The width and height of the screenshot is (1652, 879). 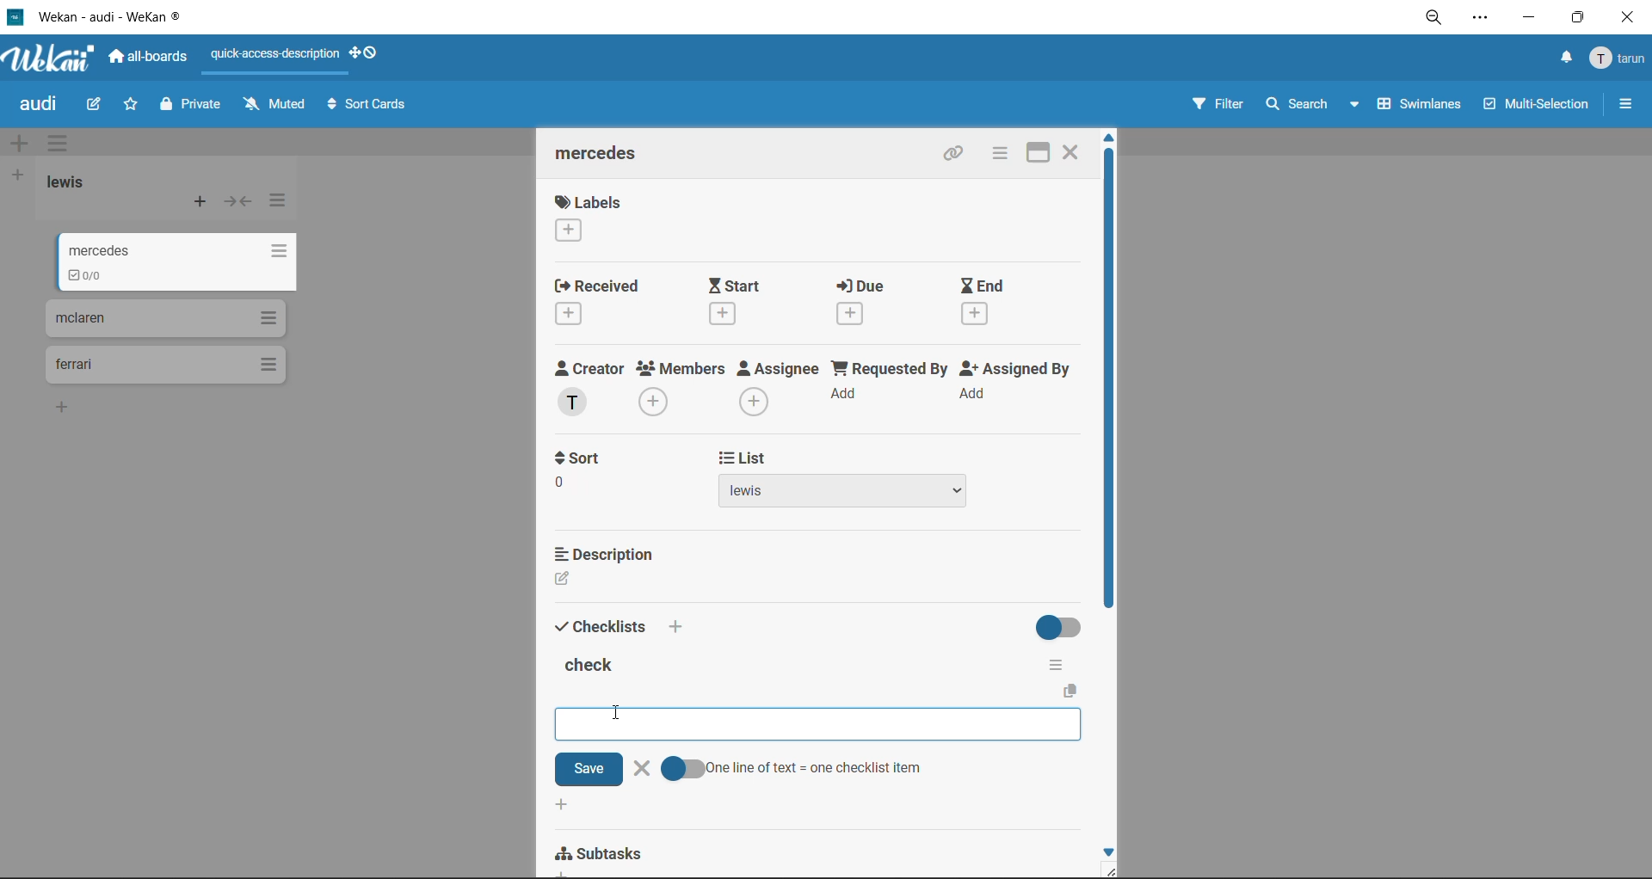 I want to click on sidebar, so click(x=1626, y=104).